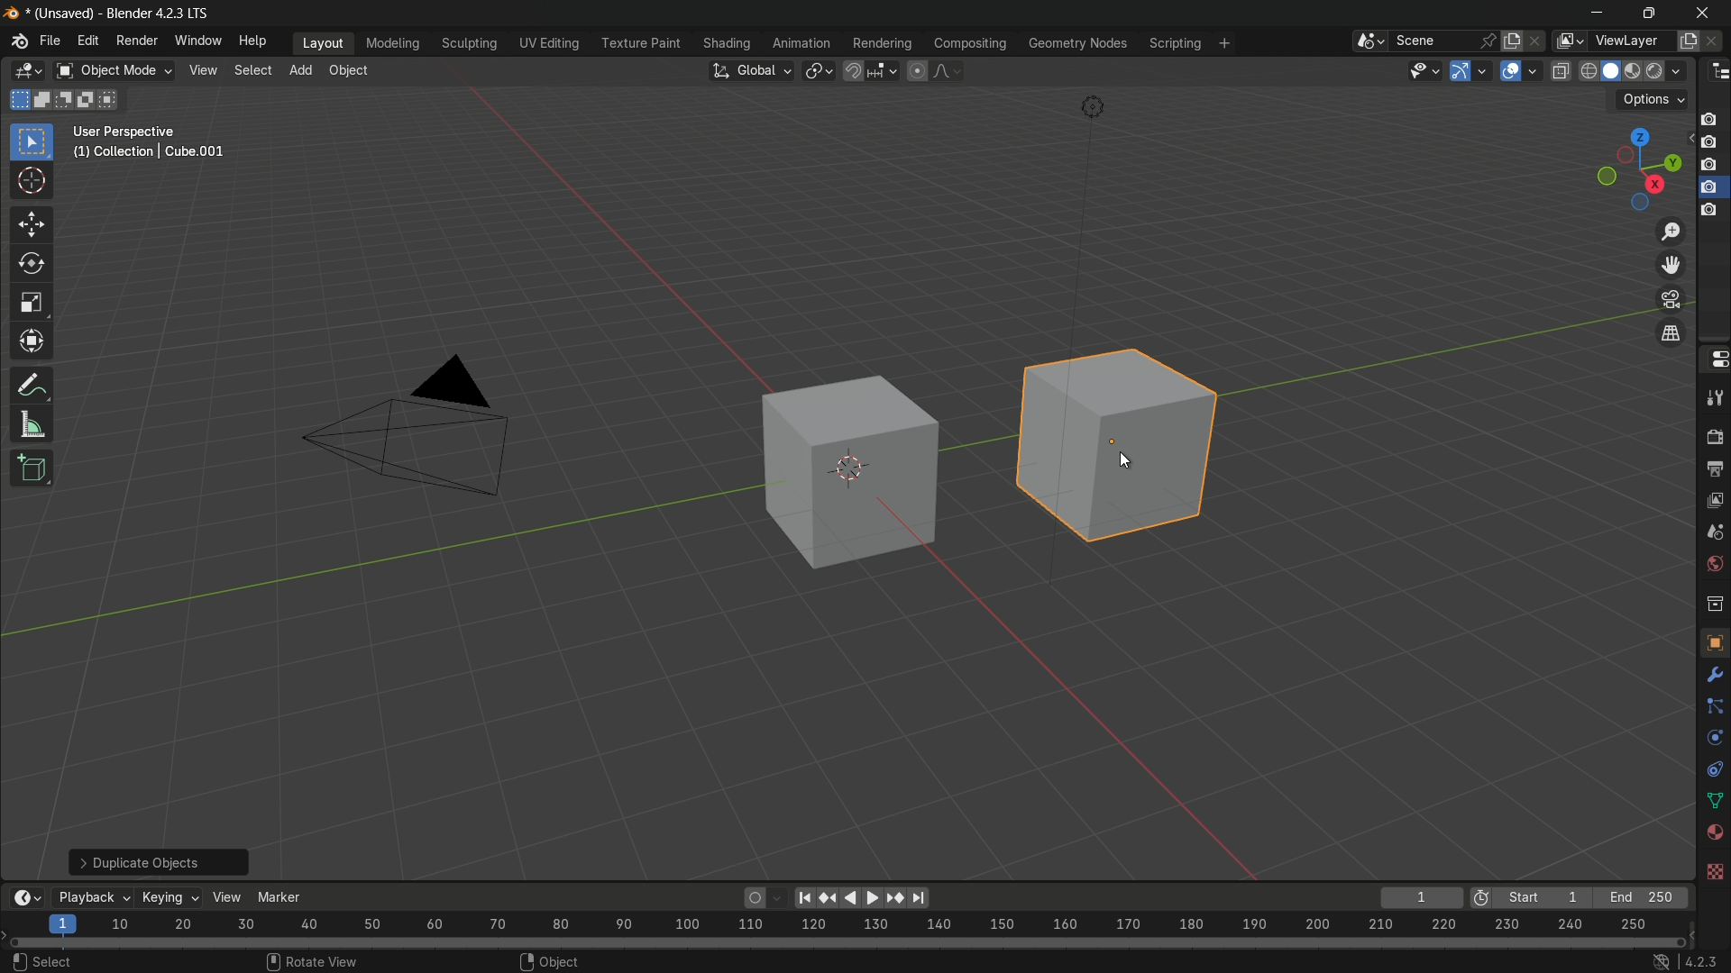 The image size is (1731, 973). What do you see at coordinates (1718, 40) in the screenshot?
I see `remove view layer` at bounding box center [1718, 40].